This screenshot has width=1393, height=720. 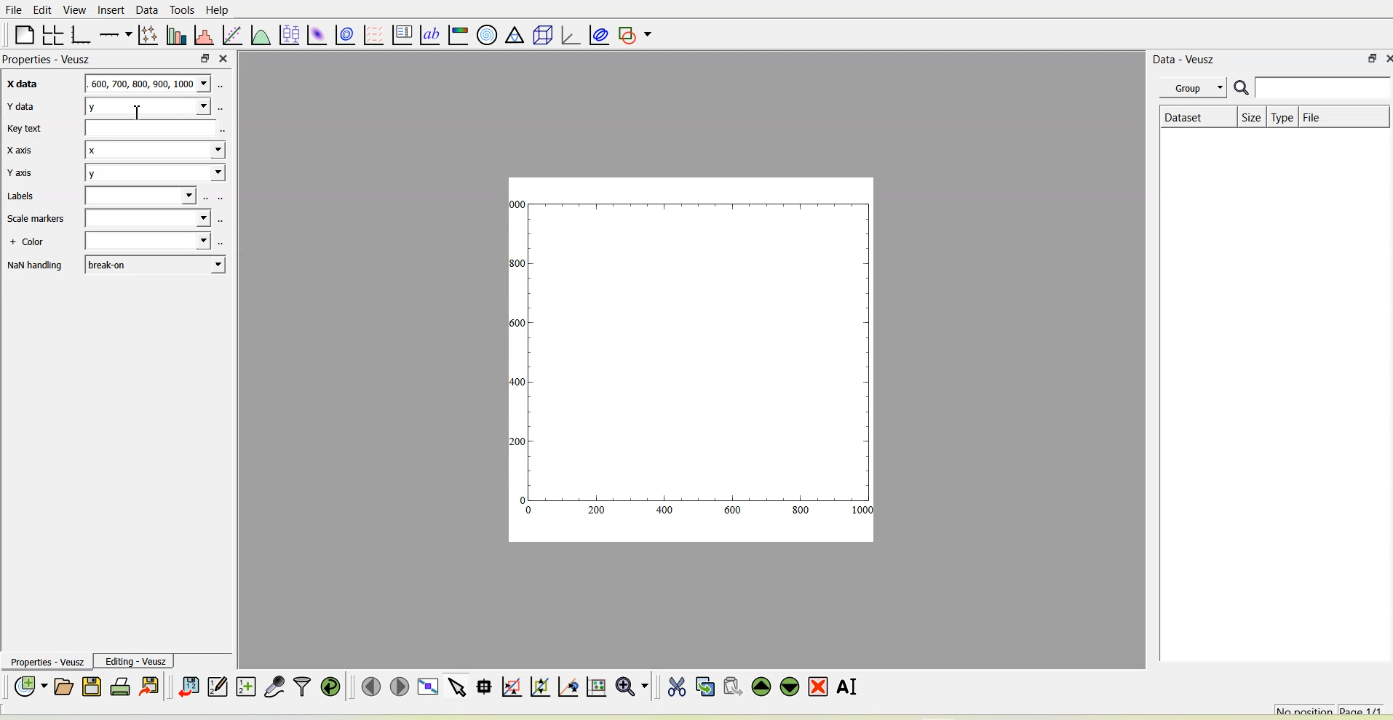 I want to click on Save the document, so click(x=92, y=687).